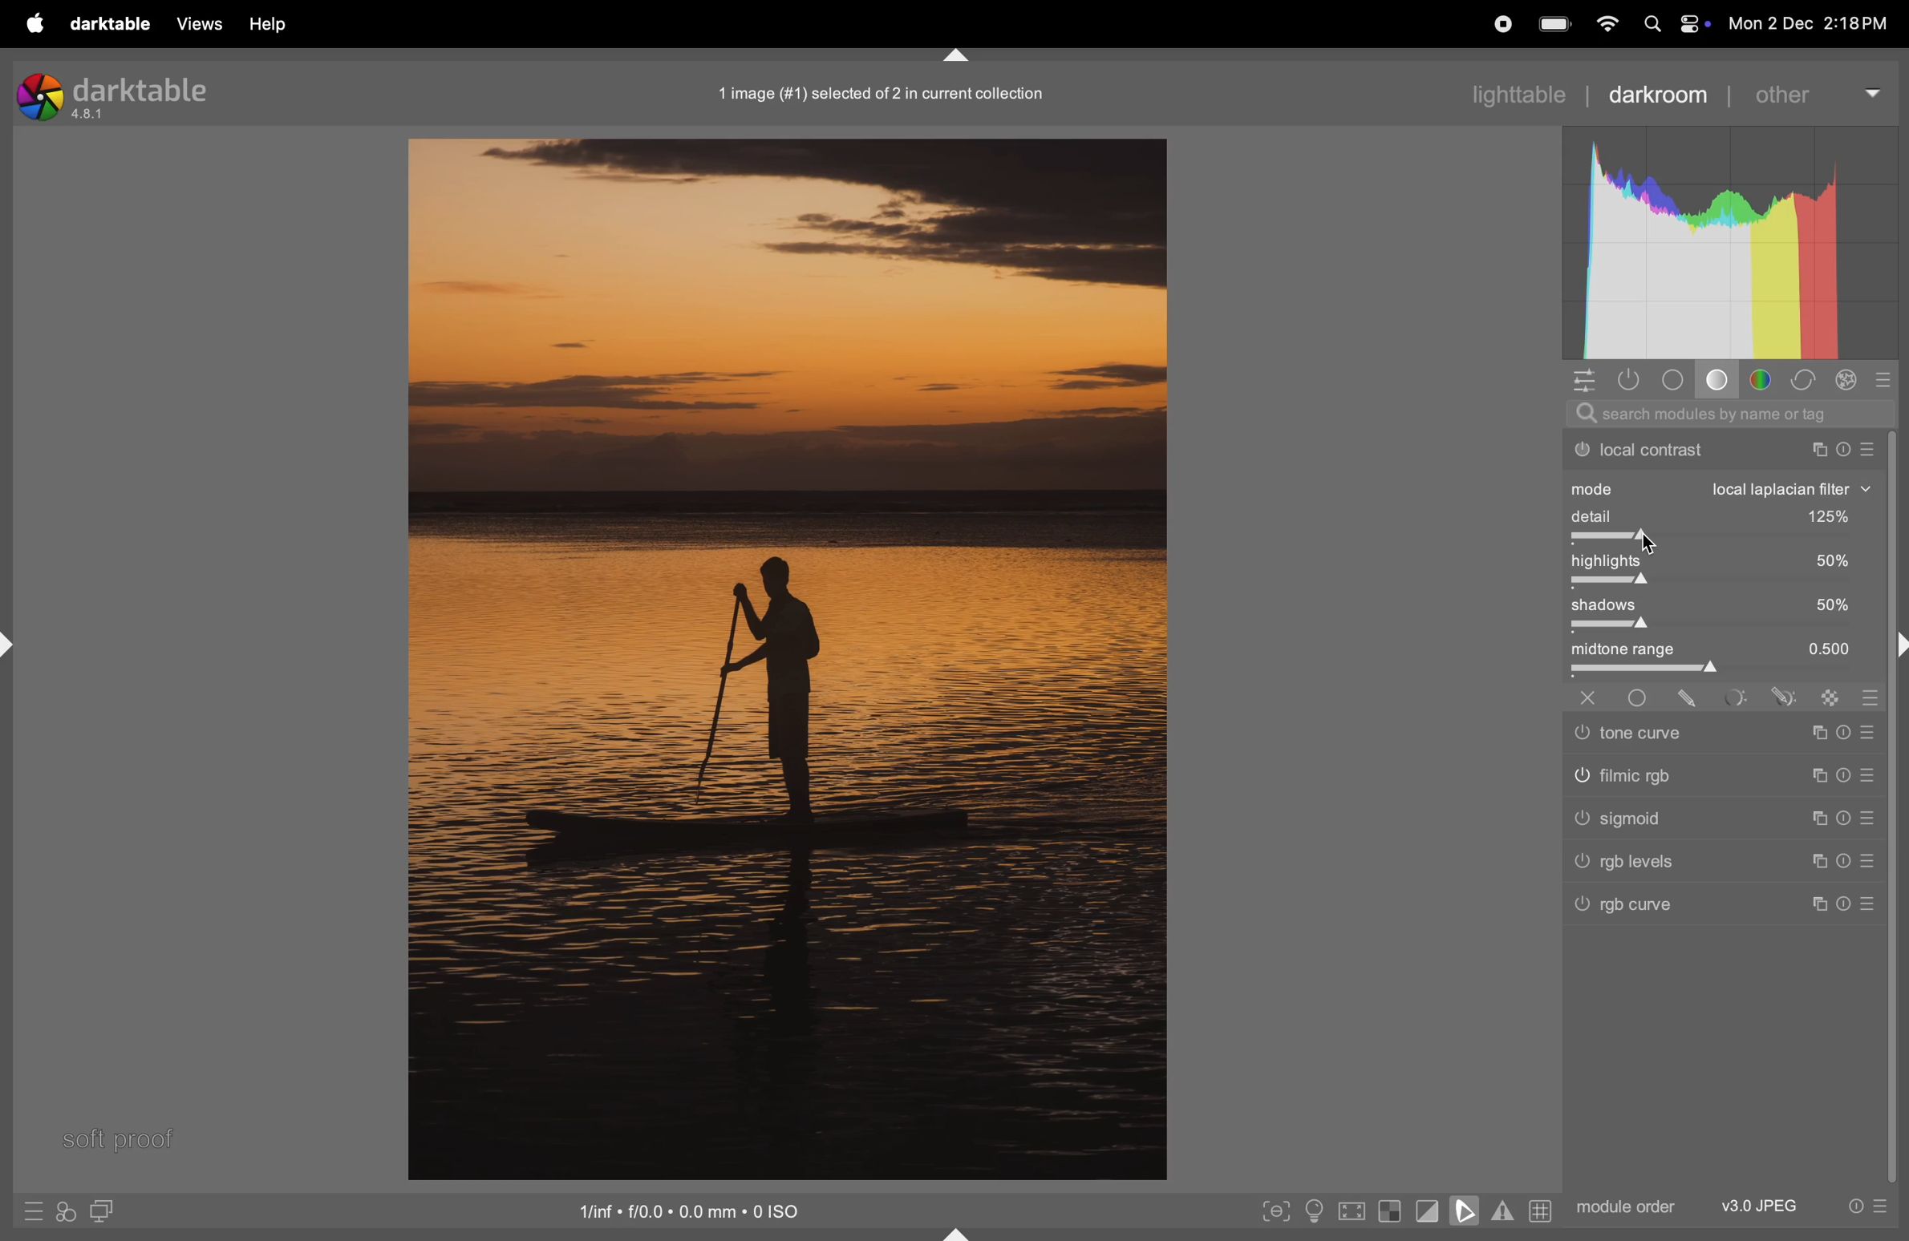  Describe the element at coordinates (1821, 94) in the screenshot. I see `other` at that location.